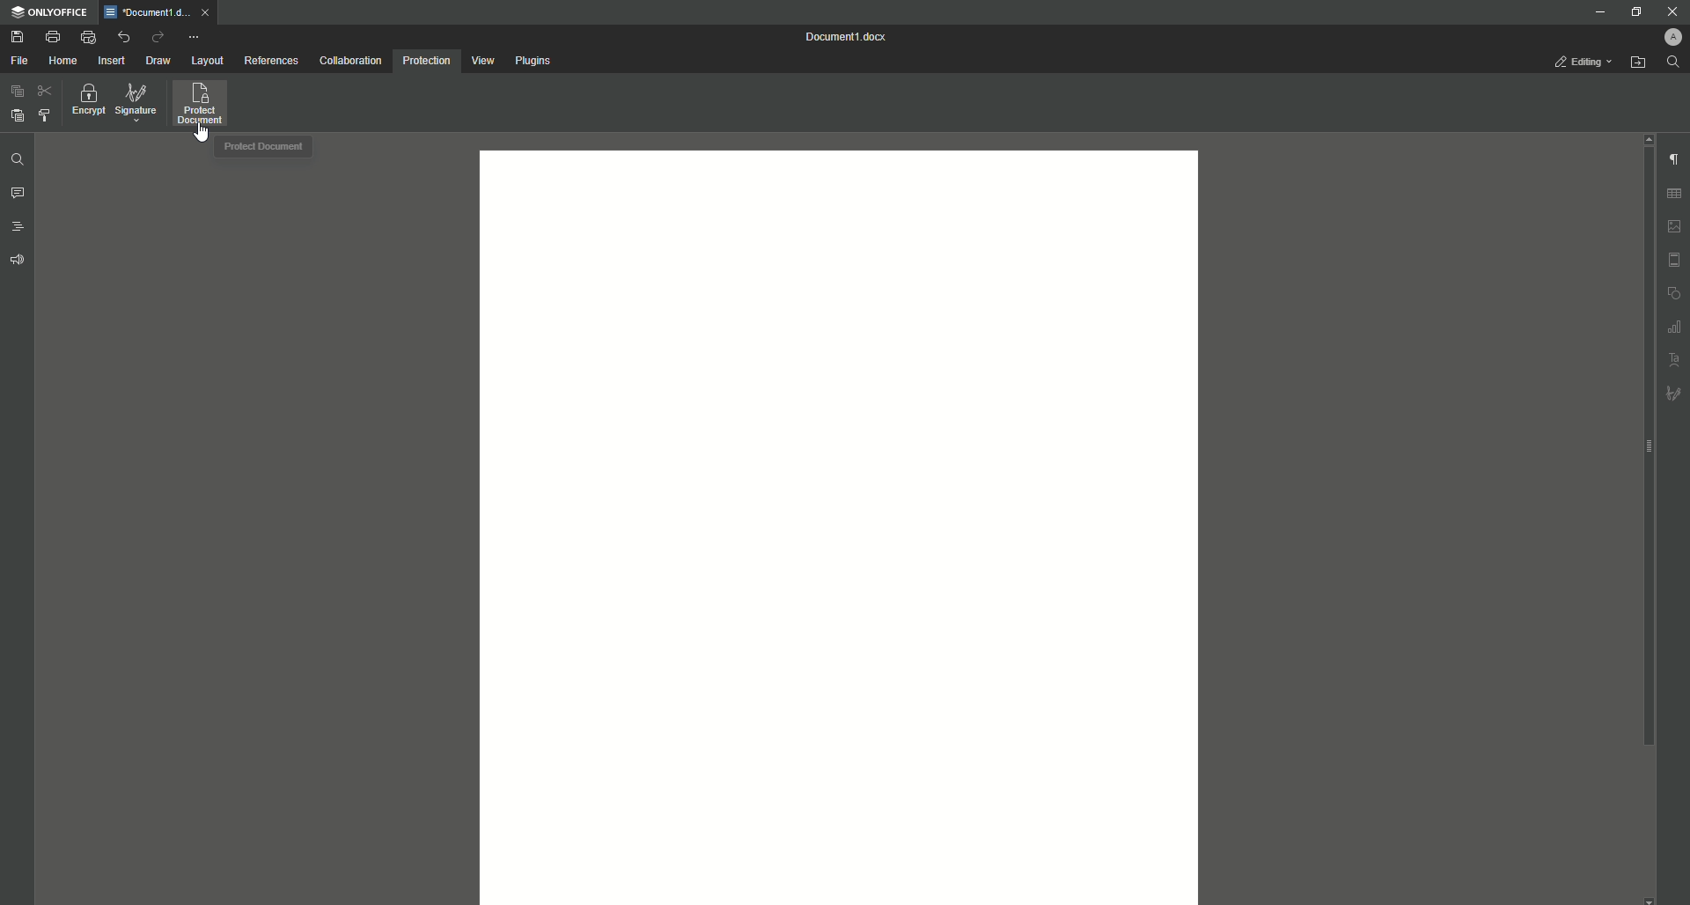 The image size is (1690, 905). I want to click on Protection, so click(426, 62).